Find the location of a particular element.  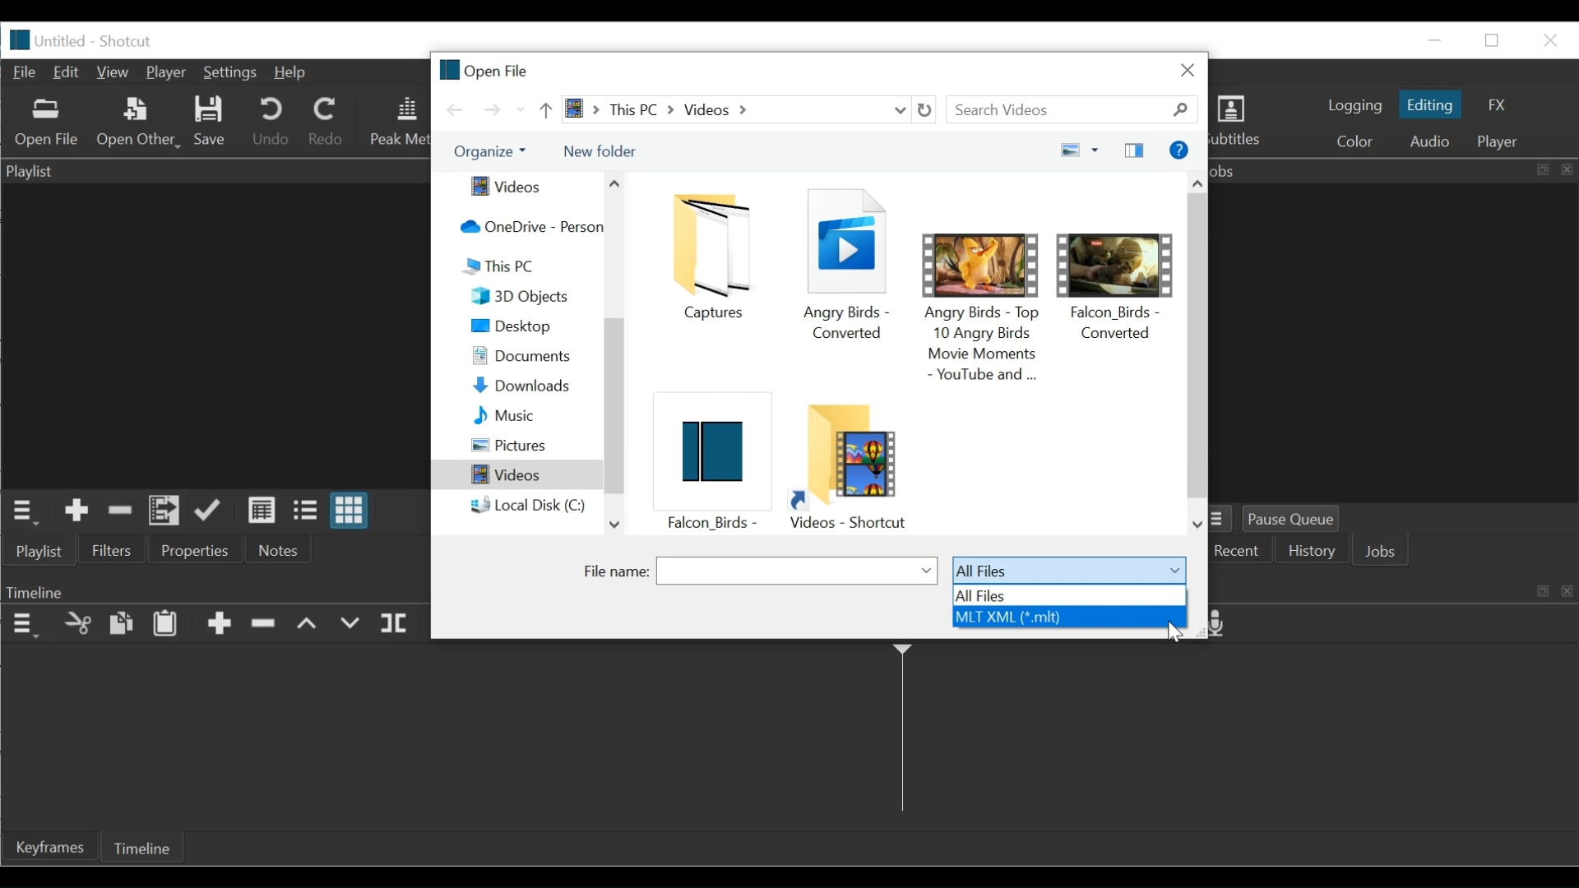

Timeline is located at coordinates (141, 847).